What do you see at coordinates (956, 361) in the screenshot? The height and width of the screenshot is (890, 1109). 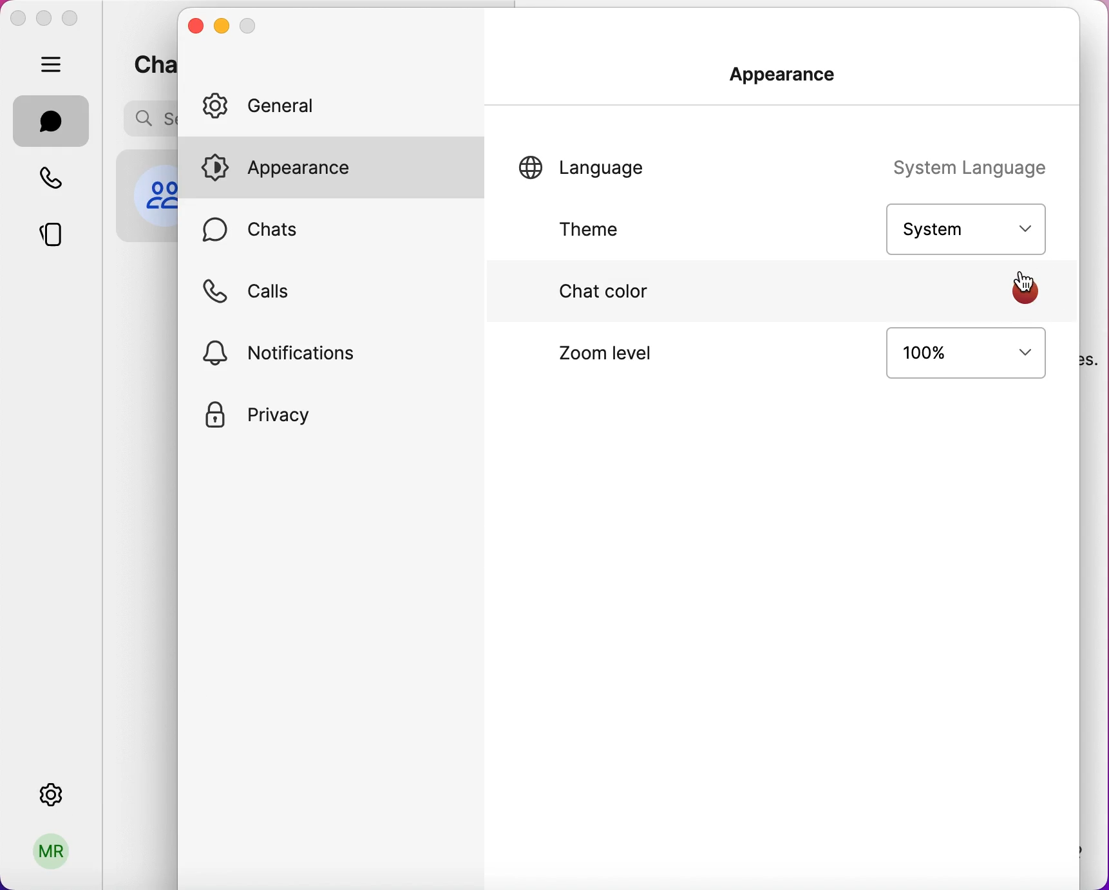 I see `100%` at bounding box center [956, 361].